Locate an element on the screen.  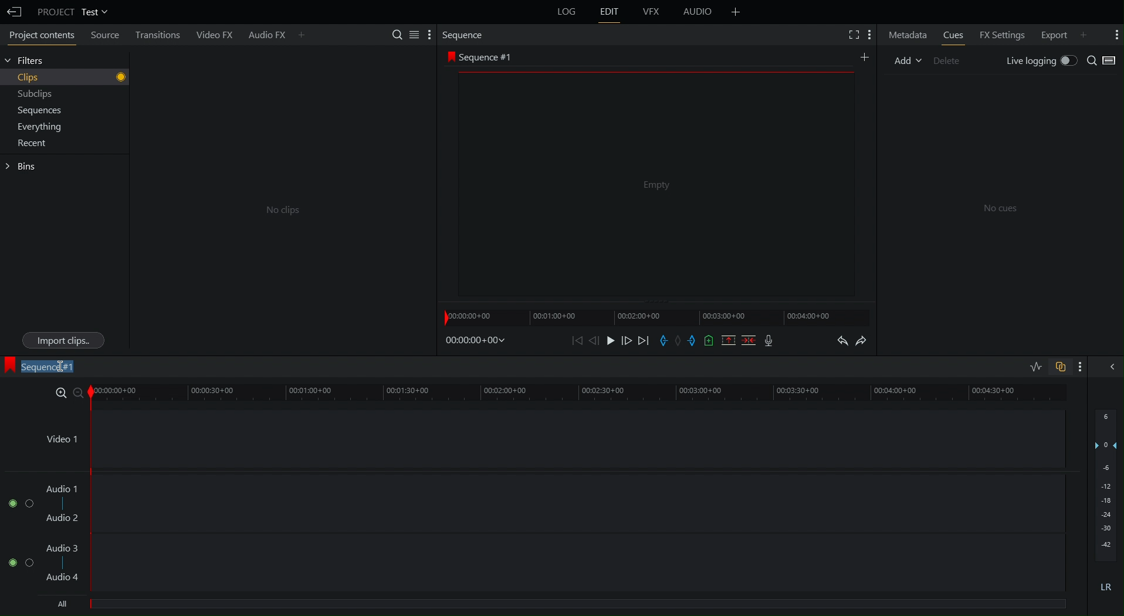
Edit is located at coordinates (612, 14).